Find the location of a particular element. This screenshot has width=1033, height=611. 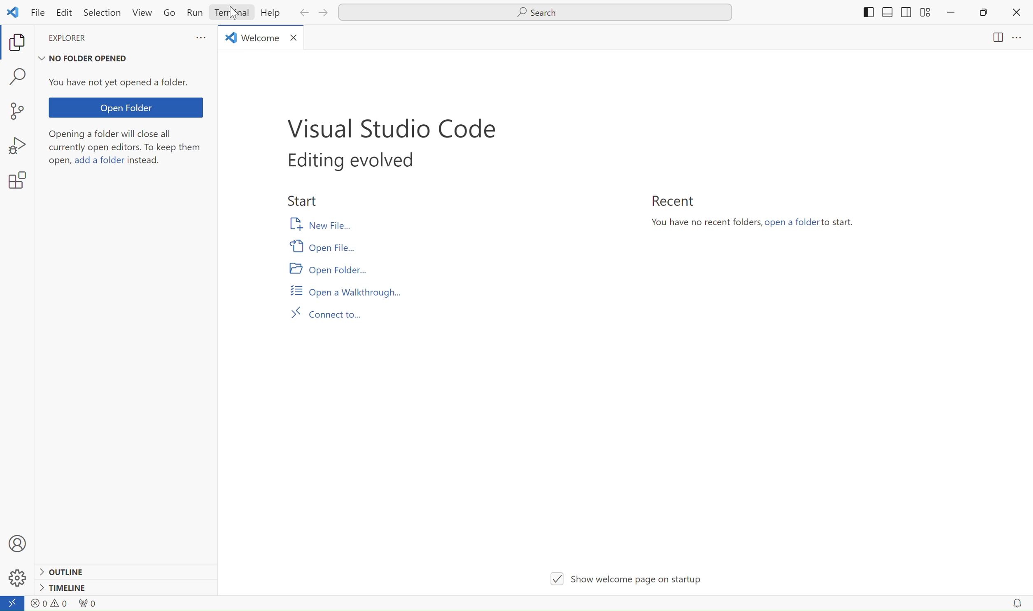

page is located at coordinates (990, 41).